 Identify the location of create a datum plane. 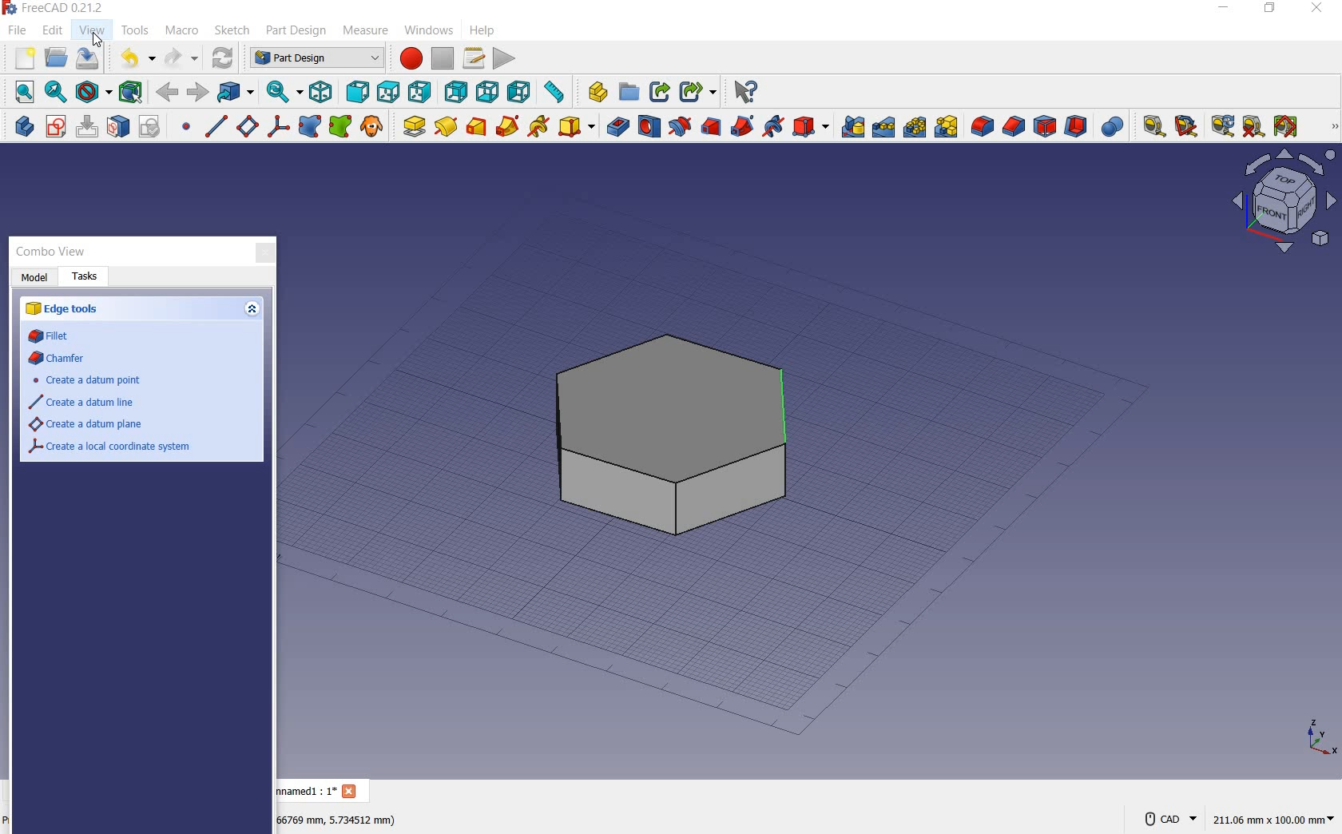
(246, 127).